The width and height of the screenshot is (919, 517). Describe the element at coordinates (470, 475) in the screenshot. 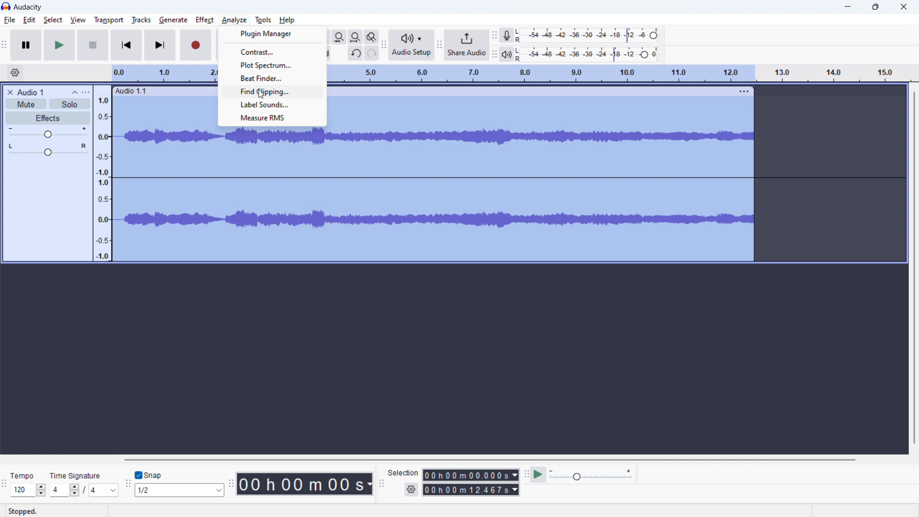

I see `start time` at that location.